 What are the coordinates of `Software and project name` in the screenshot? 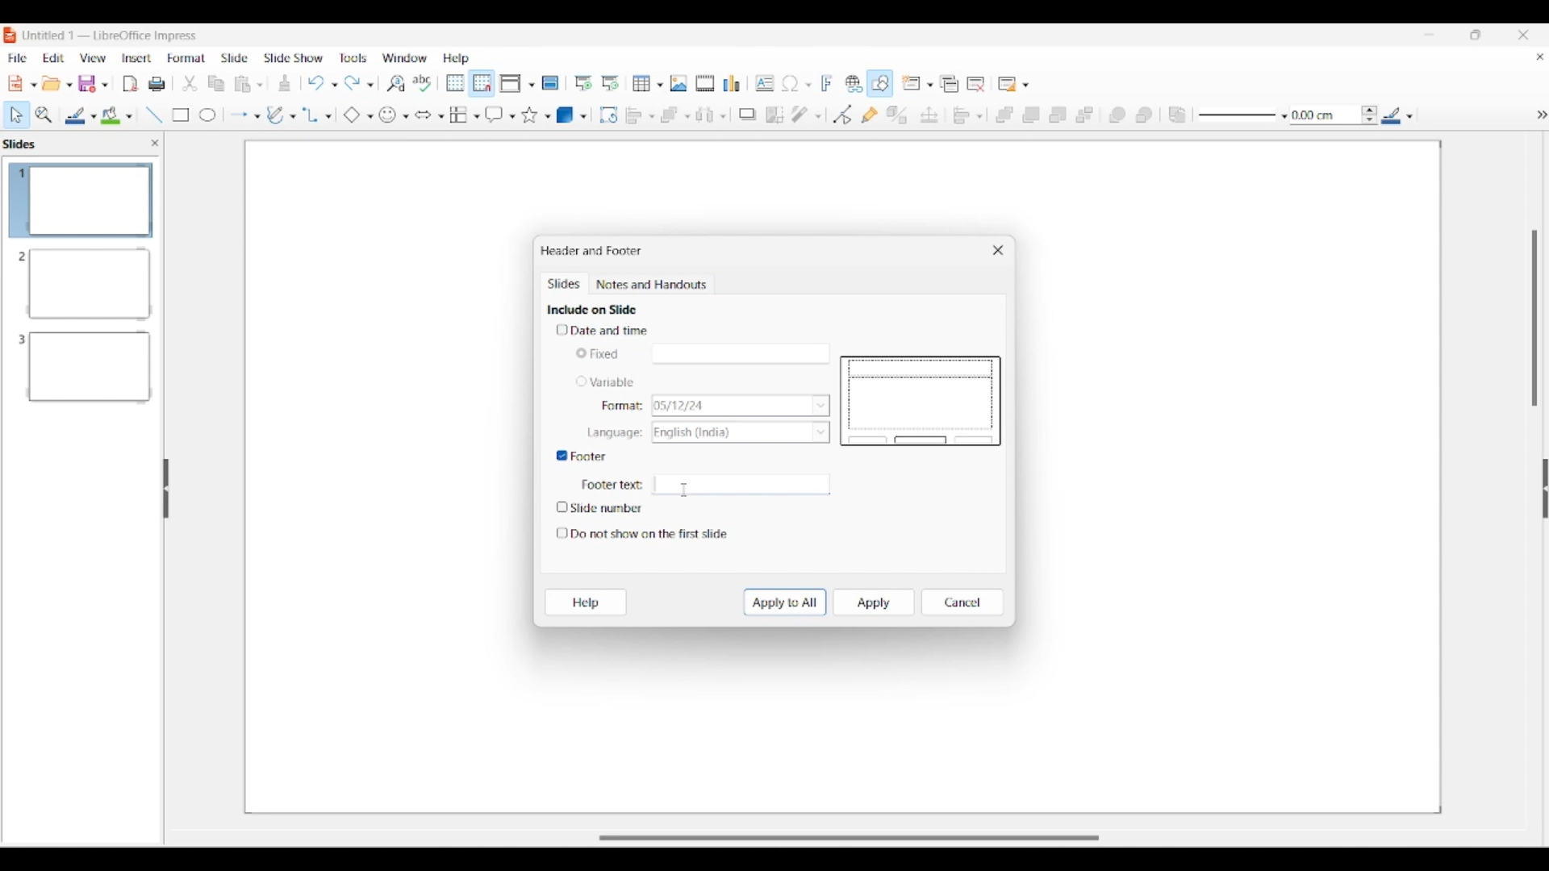 It's located at (111, 36).